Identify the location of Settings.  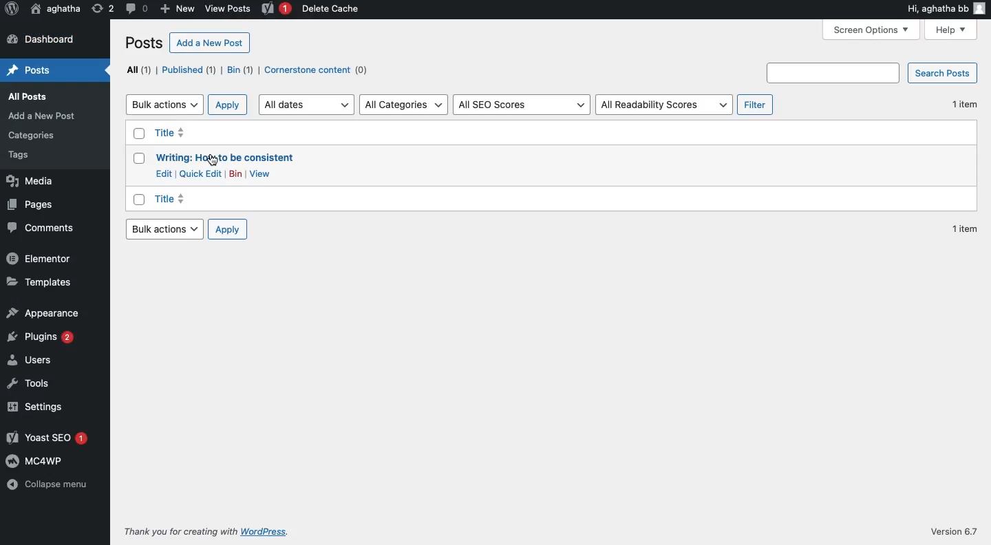
(36, 408).